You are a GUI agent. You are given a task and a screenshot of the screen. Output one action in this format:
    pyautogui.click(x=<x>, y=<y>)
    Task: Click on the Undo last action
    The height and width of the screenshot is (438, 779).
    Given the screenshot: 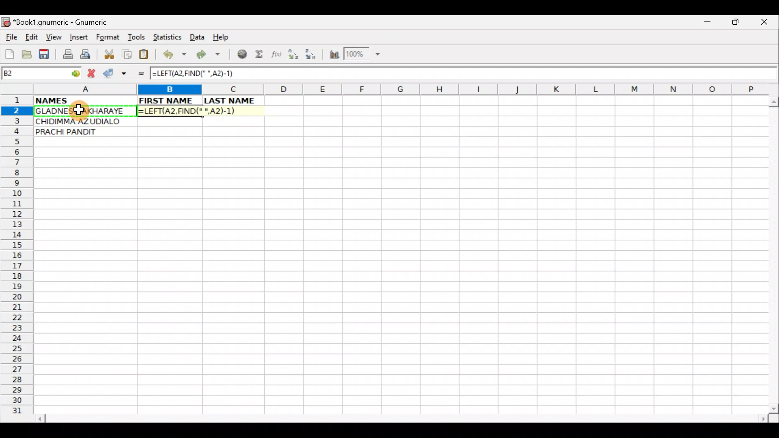 What is the action you would take?
    pyautogui.click(x=176, y=56)
    